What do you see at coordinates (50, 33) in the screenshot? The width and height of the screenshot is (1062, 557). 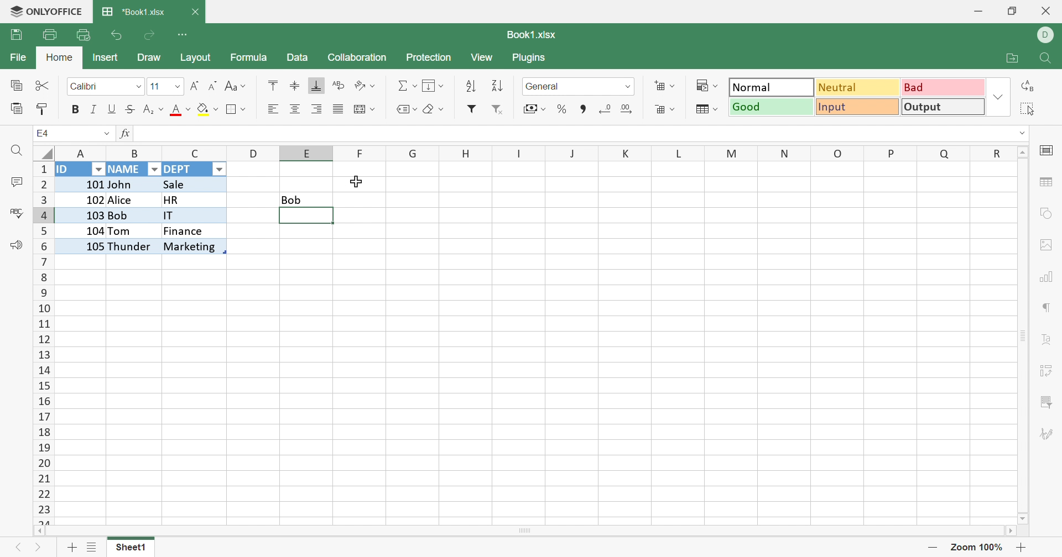 I see `Print` at bounding box center [50, 33].